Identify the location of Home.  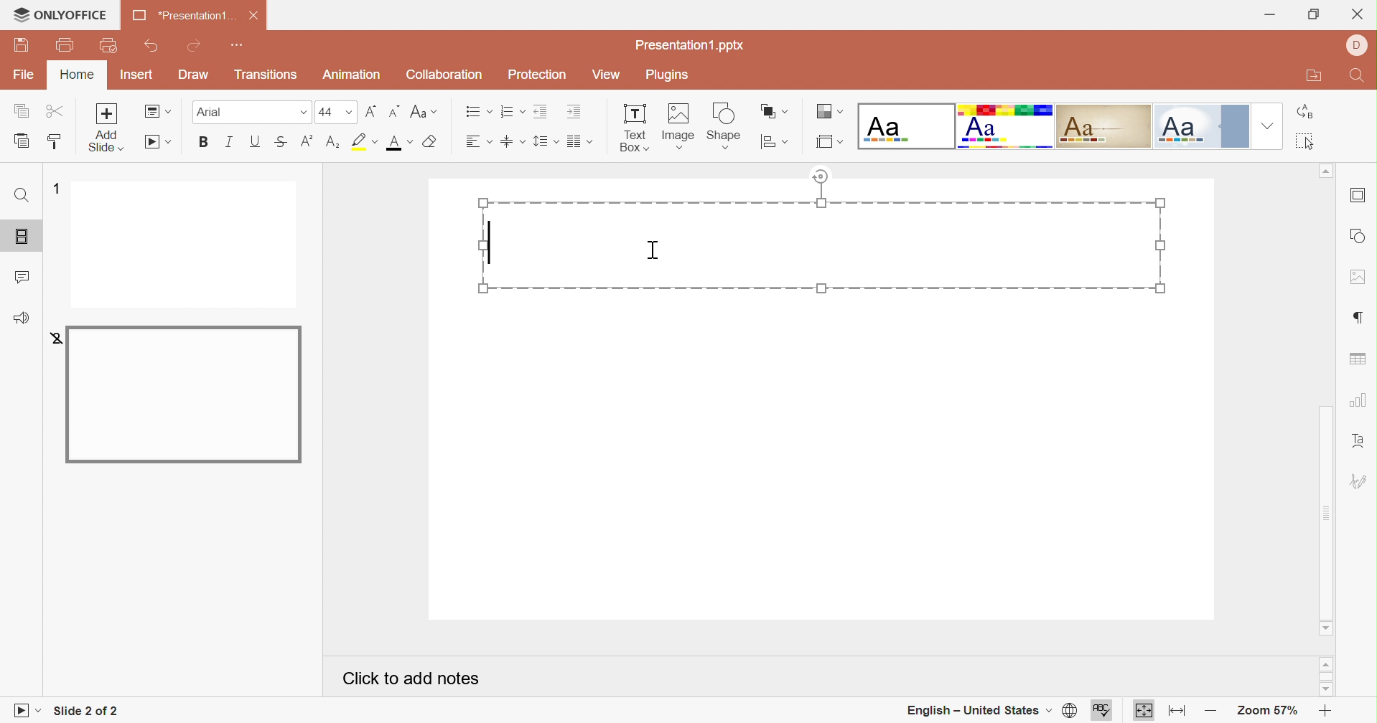
(78, 75).